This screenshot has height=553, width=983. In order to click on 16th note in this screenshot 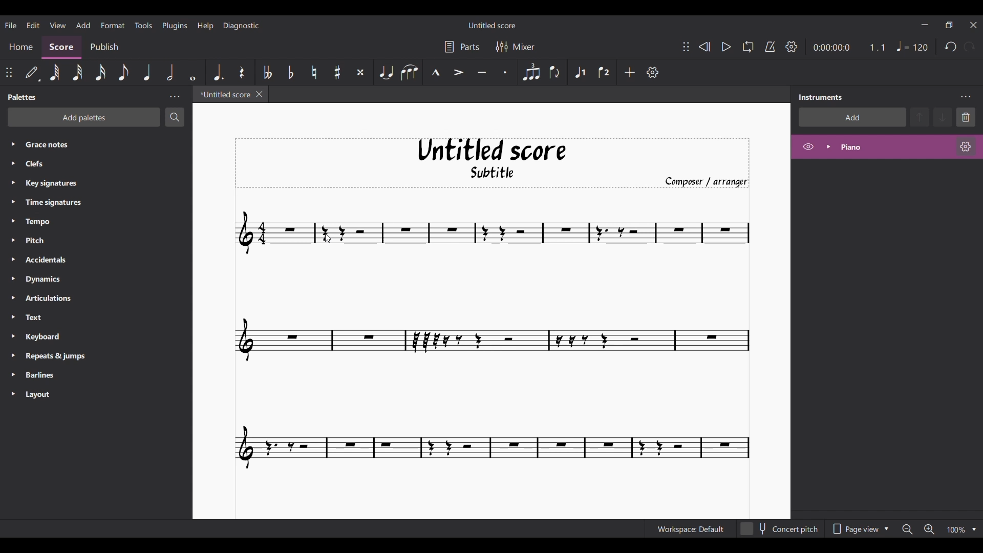, I will do `click(101, 72)`.